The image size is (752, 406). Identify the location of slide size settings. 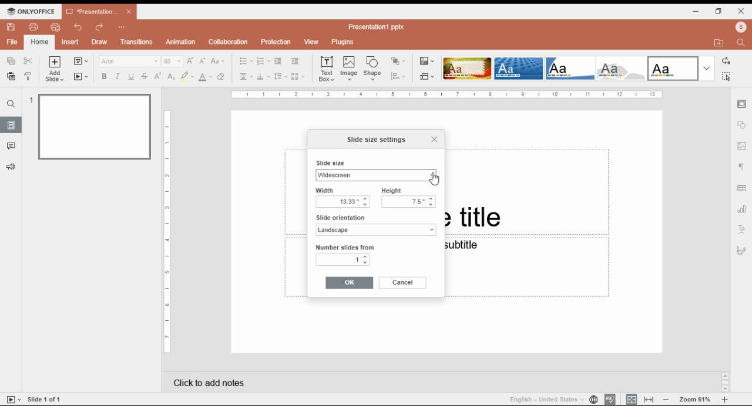
(376, 140).